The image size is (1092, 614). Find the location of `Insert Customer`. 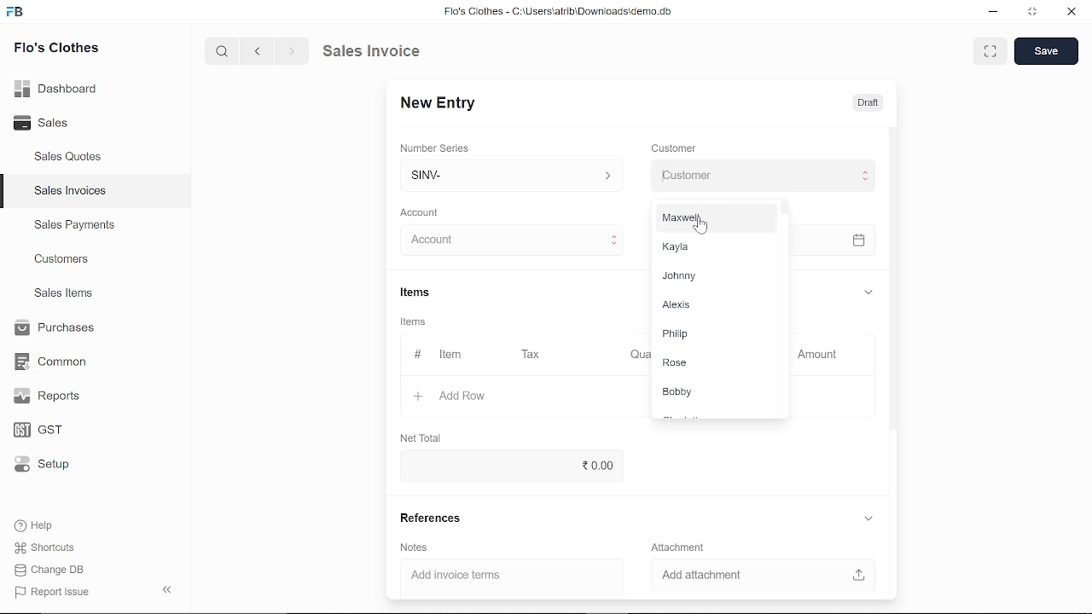

Insert Customer is located at coordinates (759, 176).